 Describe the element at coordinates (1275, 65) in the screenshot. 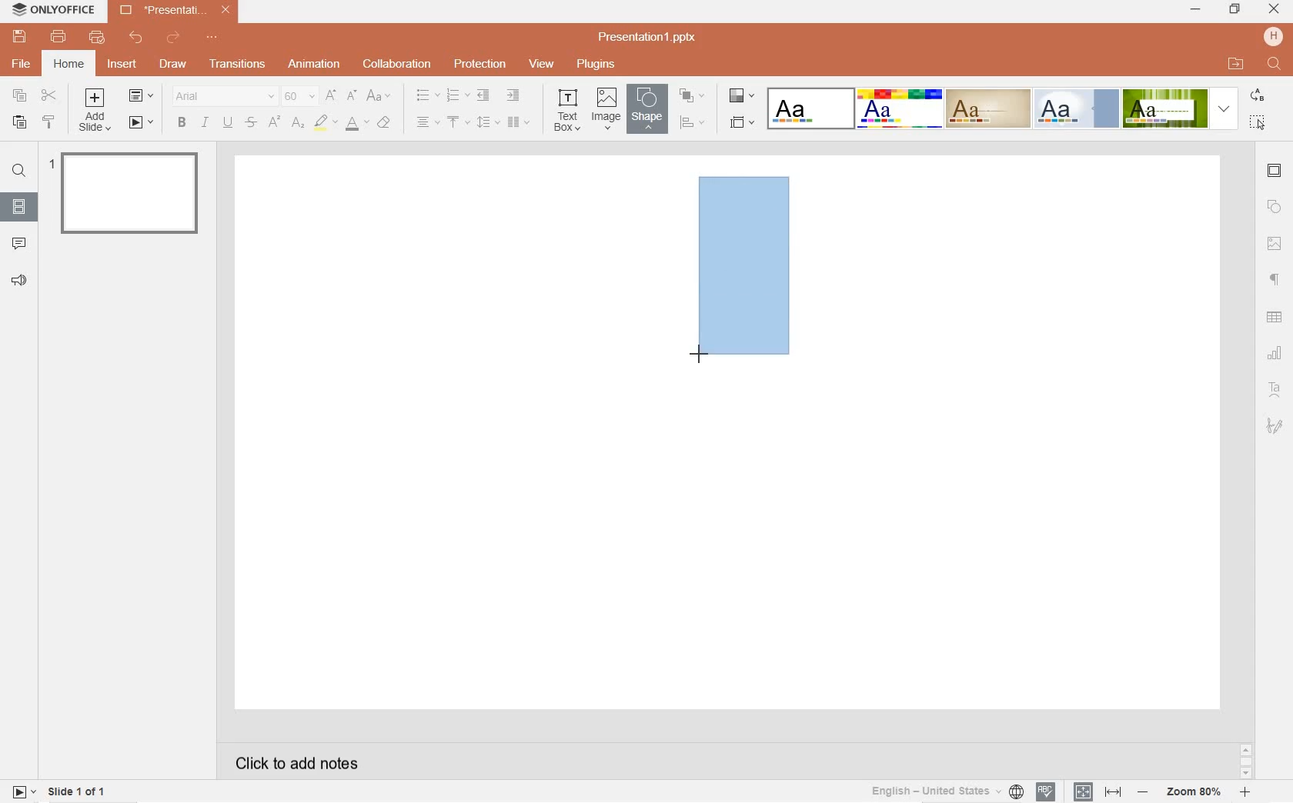

I see `FIND` at that location.